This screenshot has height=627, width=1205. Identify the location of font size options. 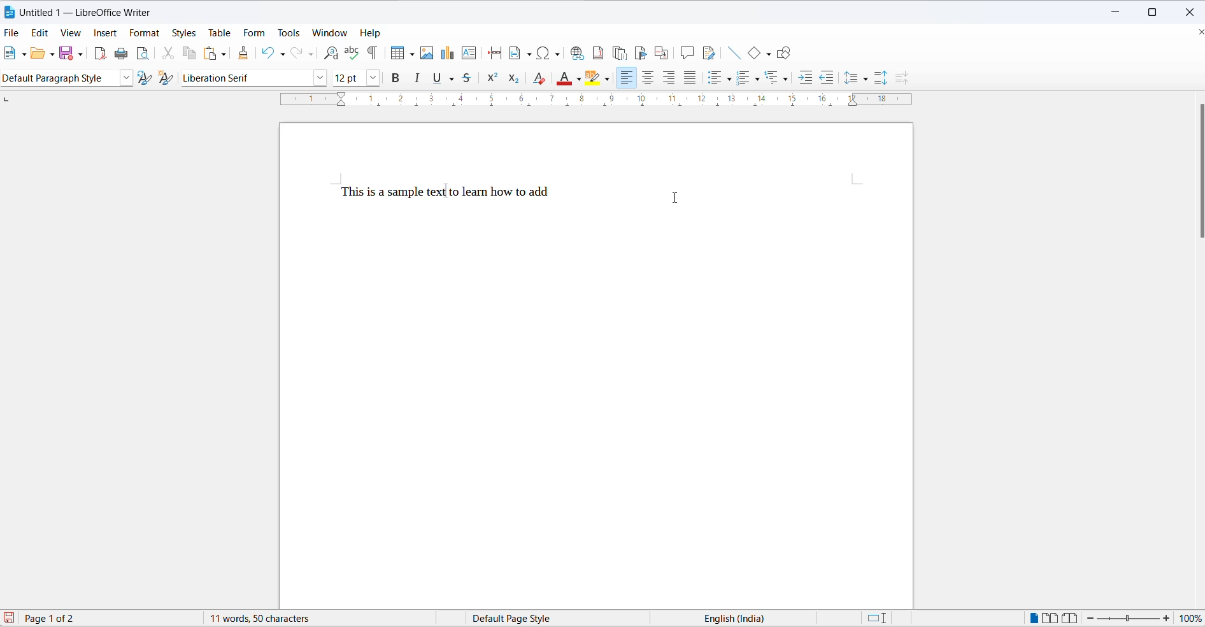
(372, 78).